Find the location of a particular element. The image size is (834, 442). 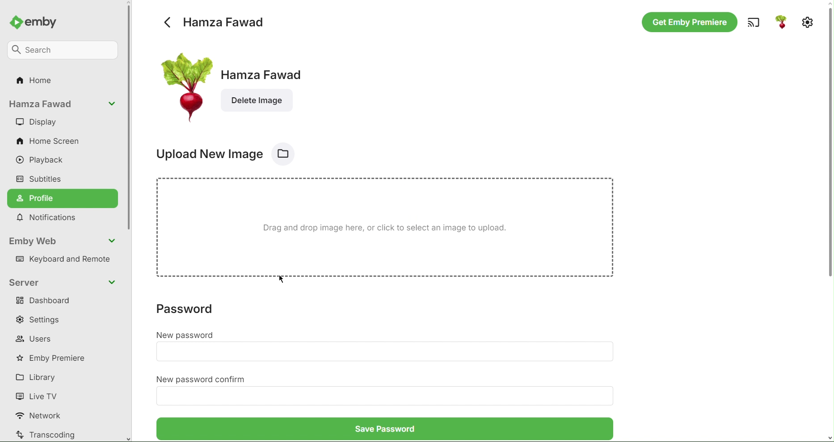

Emby is located at coordinates (38, 21).